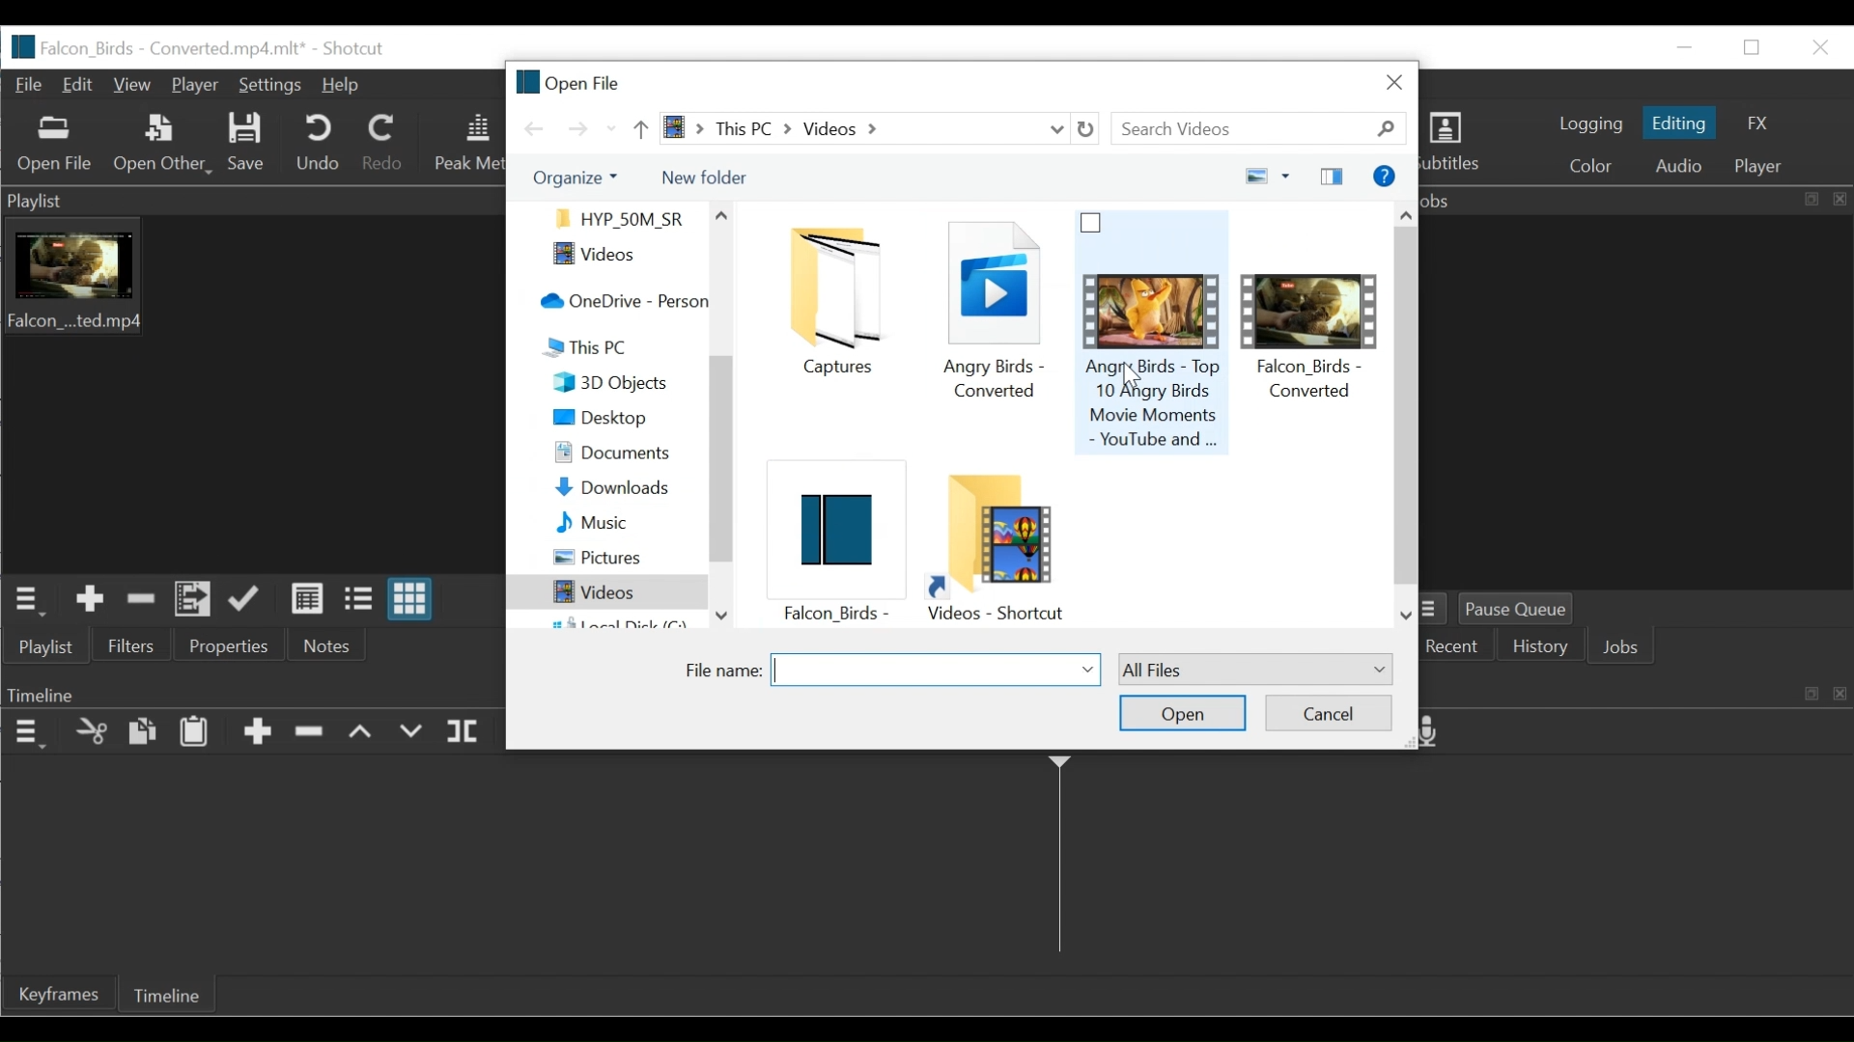 This screenshot has height=1042, width=1854. I want to click on FX, so click(1754, 124).